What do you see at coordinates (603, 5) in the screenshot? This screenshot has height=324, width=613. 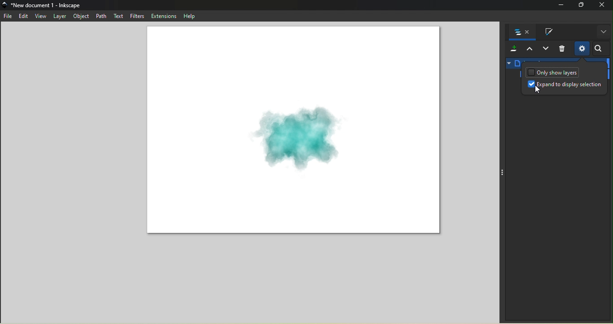 I see `Close` at bounding box center [603, 5].